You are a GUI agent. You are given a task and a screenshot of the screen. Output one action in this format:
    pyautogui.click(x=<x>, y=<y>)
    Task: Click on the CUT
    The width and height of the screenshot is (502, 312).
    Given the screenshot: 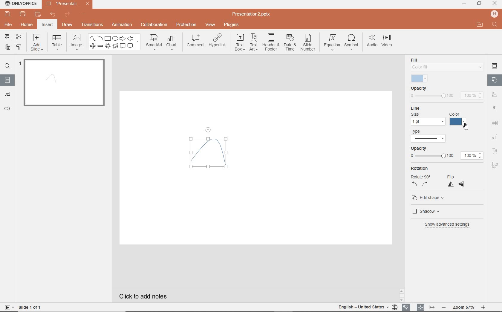 What is the action you would take?
    pyautogui.click(x=19, y=37)
    